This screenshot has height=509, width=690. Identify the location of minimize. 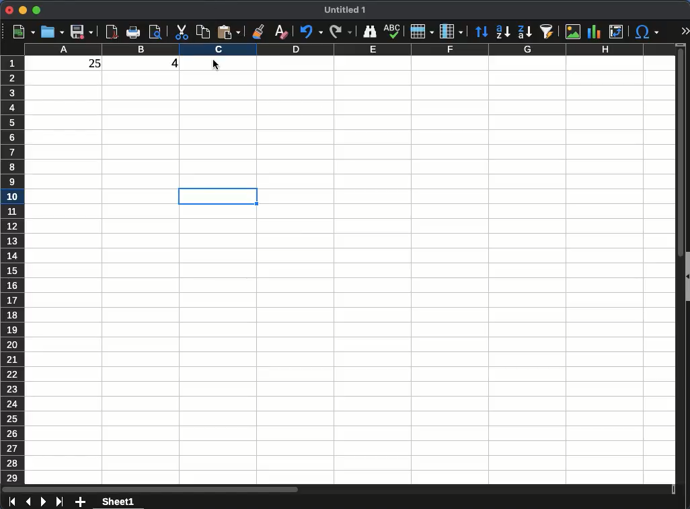
(23, 11).